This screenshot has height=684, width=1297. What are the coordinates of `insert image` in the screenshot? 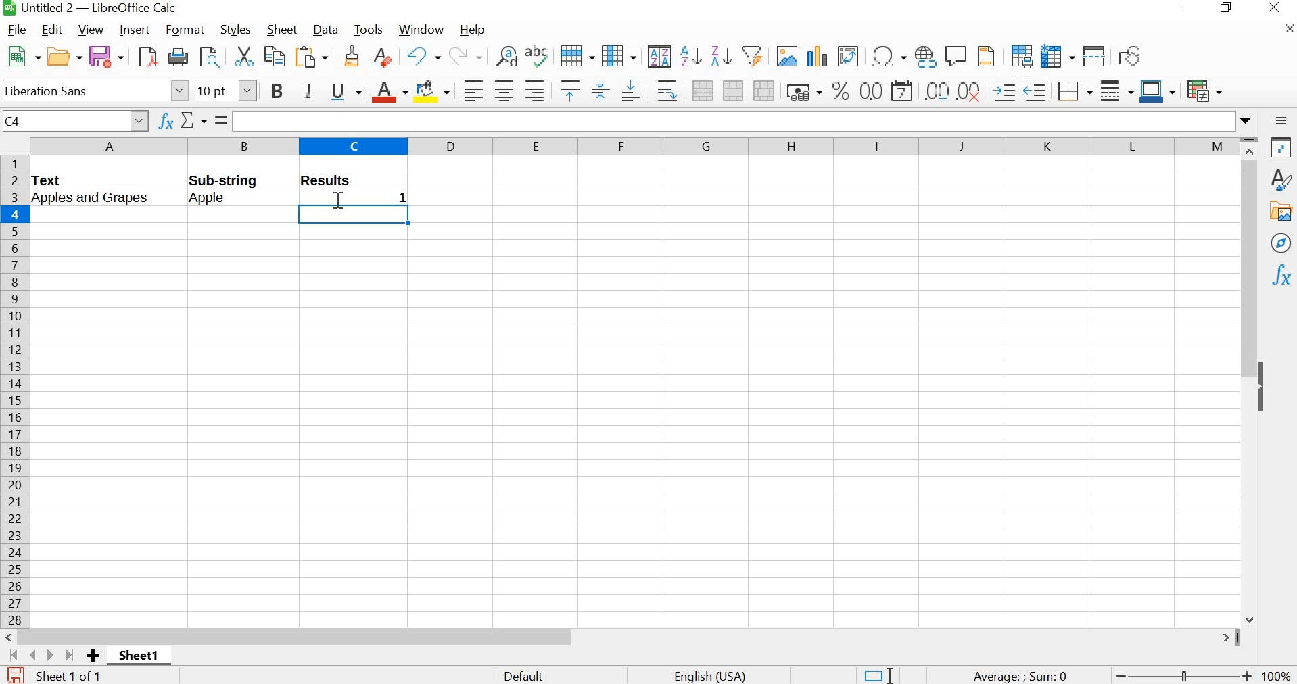 It's located at (786, 56).